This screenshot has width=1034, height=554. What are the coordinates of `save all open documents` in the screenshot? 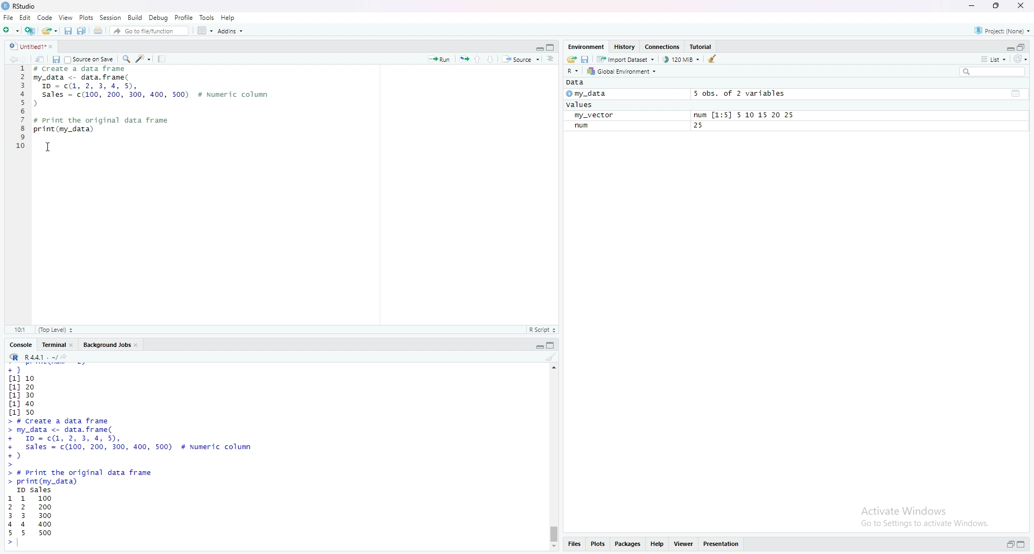 It's located at (83, 32).